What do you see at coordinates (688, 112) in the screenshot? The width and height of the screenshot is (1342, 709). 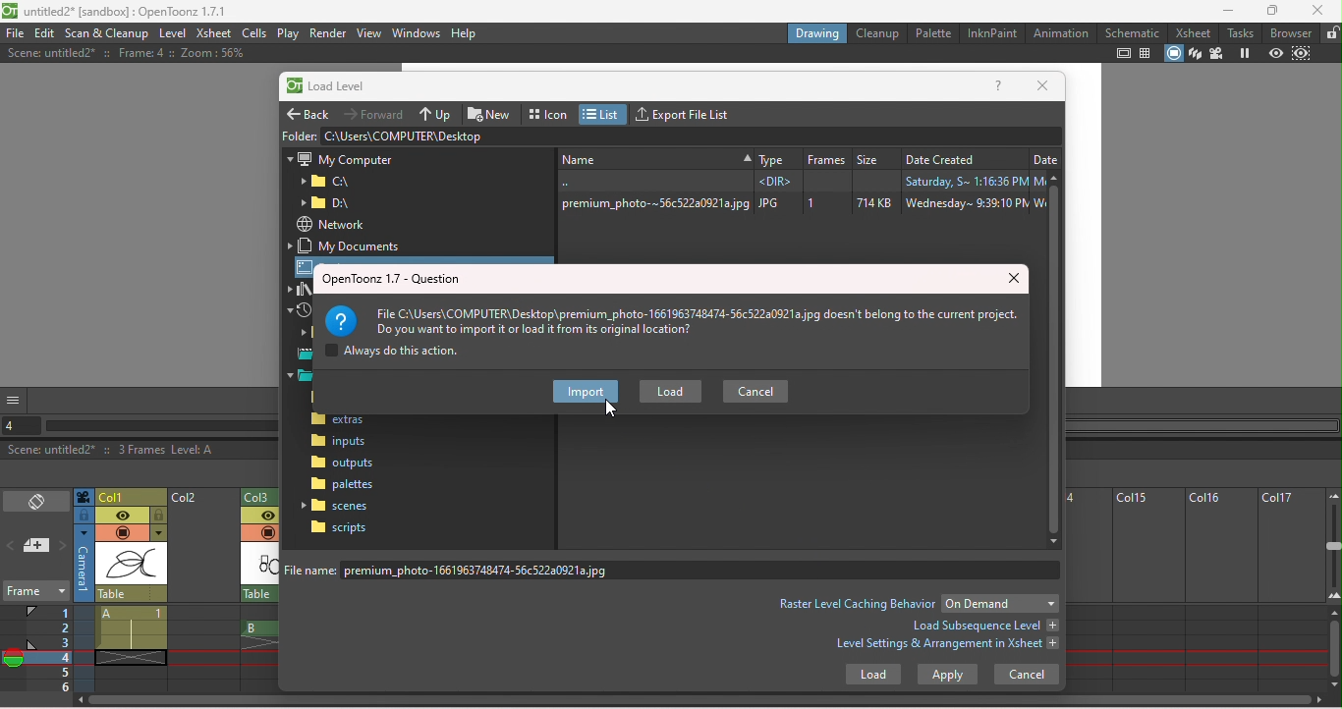 I see `Export file list` at bounding box center [688, 112].